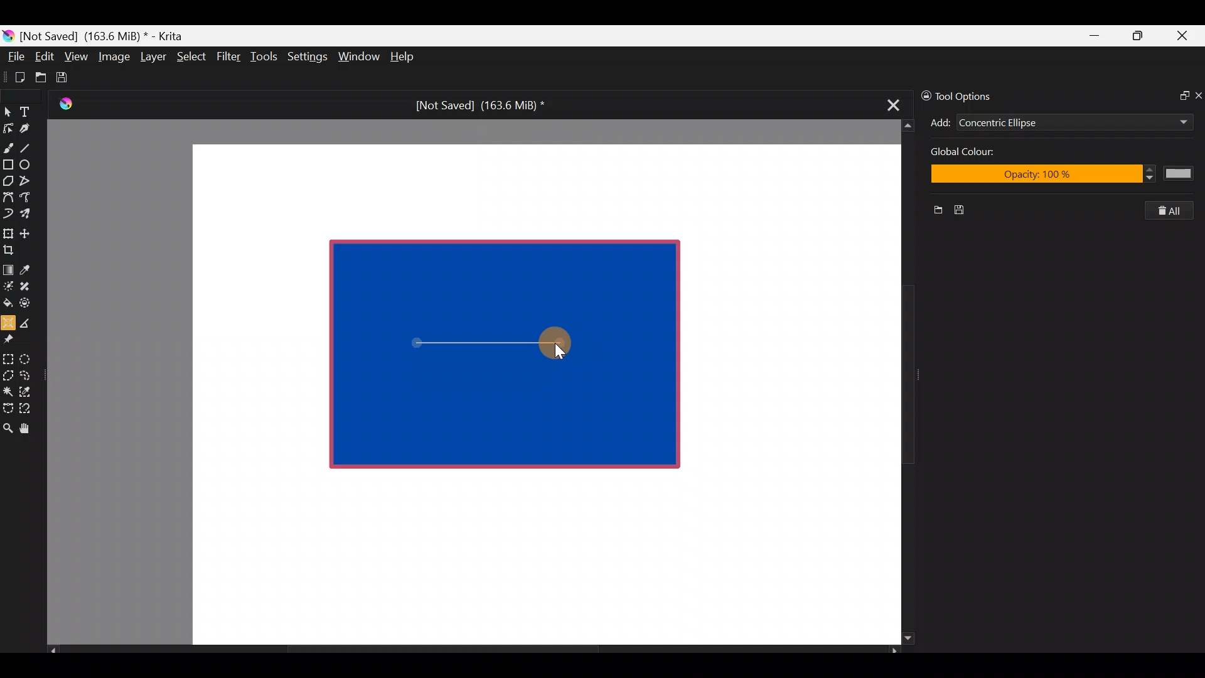 The height and width of the screenshot is (678, 1205). I want to click on Rectangle tool, so click(8, 166).